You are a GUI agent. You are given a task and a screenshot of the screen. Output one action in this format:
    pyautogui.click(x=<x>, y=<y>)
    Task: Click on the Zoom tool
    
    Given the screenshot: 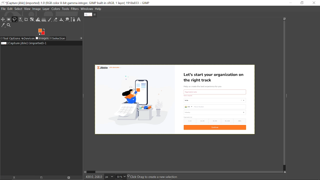 What is the action you would take?
    pyautogui.click(x=9, y=26)
    